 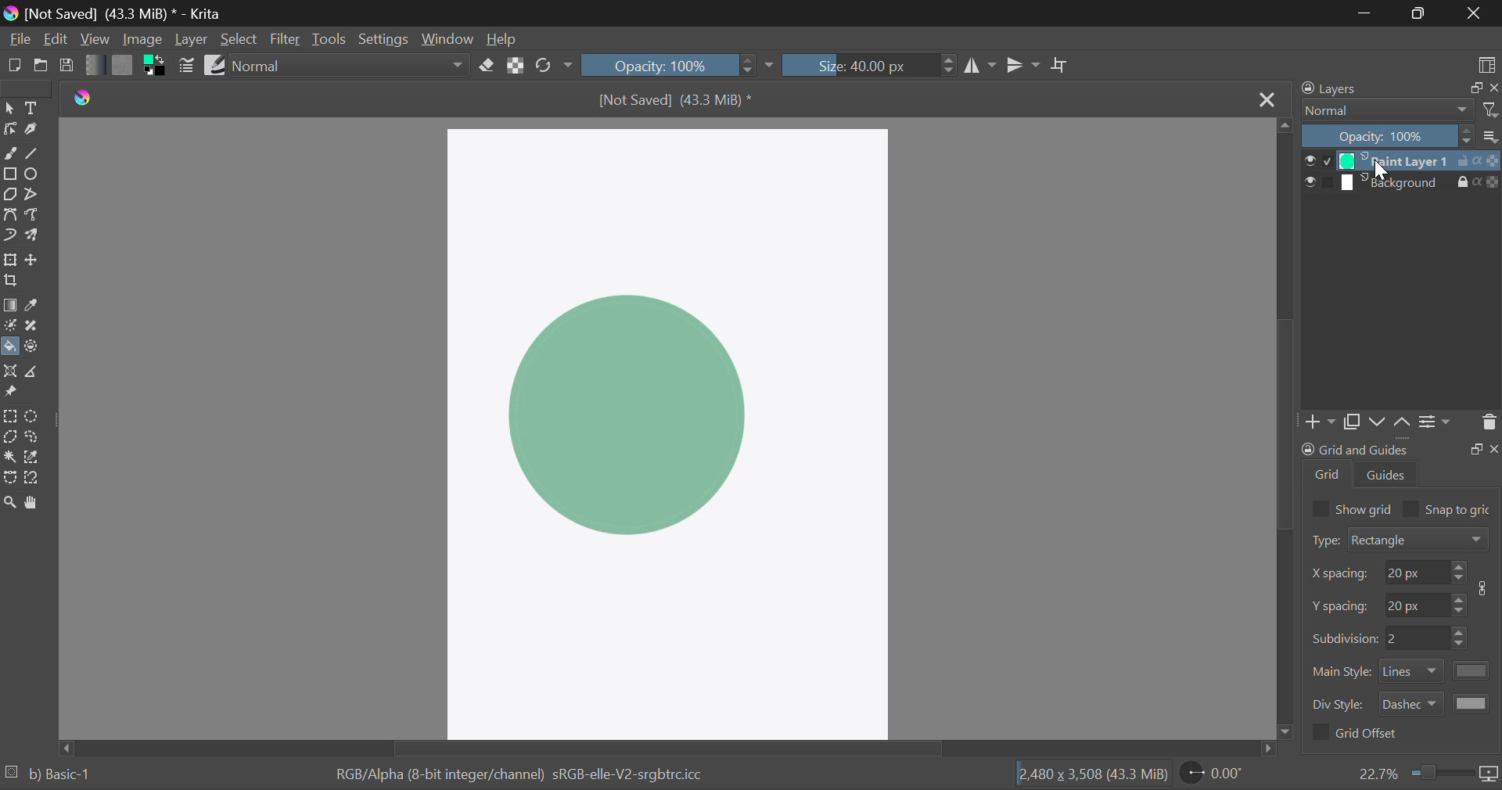 What do you see at coordinates (10, 501) in the screenshot?
I see `Zoom` at bounding box center [10, 501].